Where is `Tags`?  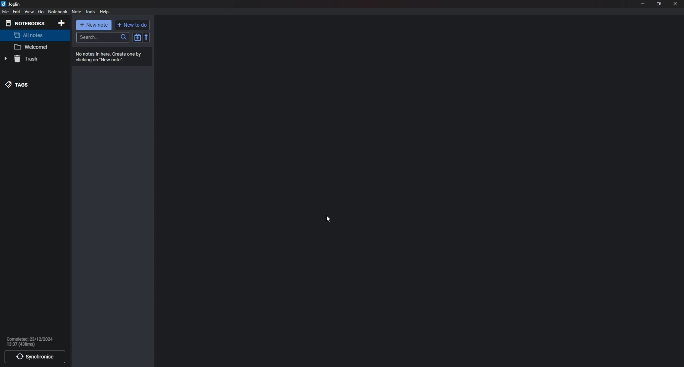
Tags is located at coordinates (27, 84).